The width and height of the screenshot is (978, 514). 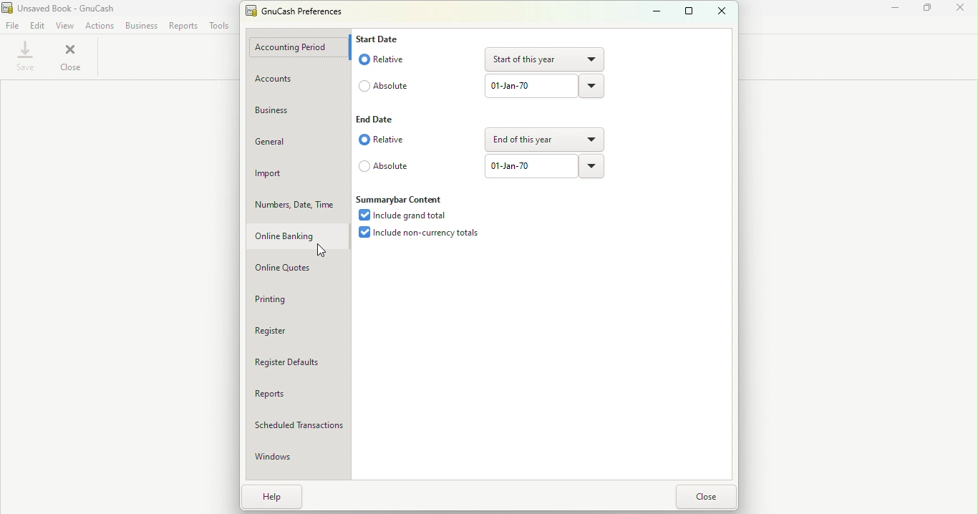 What do you see at coordinates (294, 205) in the screenshot?
I see `Numbers, date, time` at bounding box center [294, 205].